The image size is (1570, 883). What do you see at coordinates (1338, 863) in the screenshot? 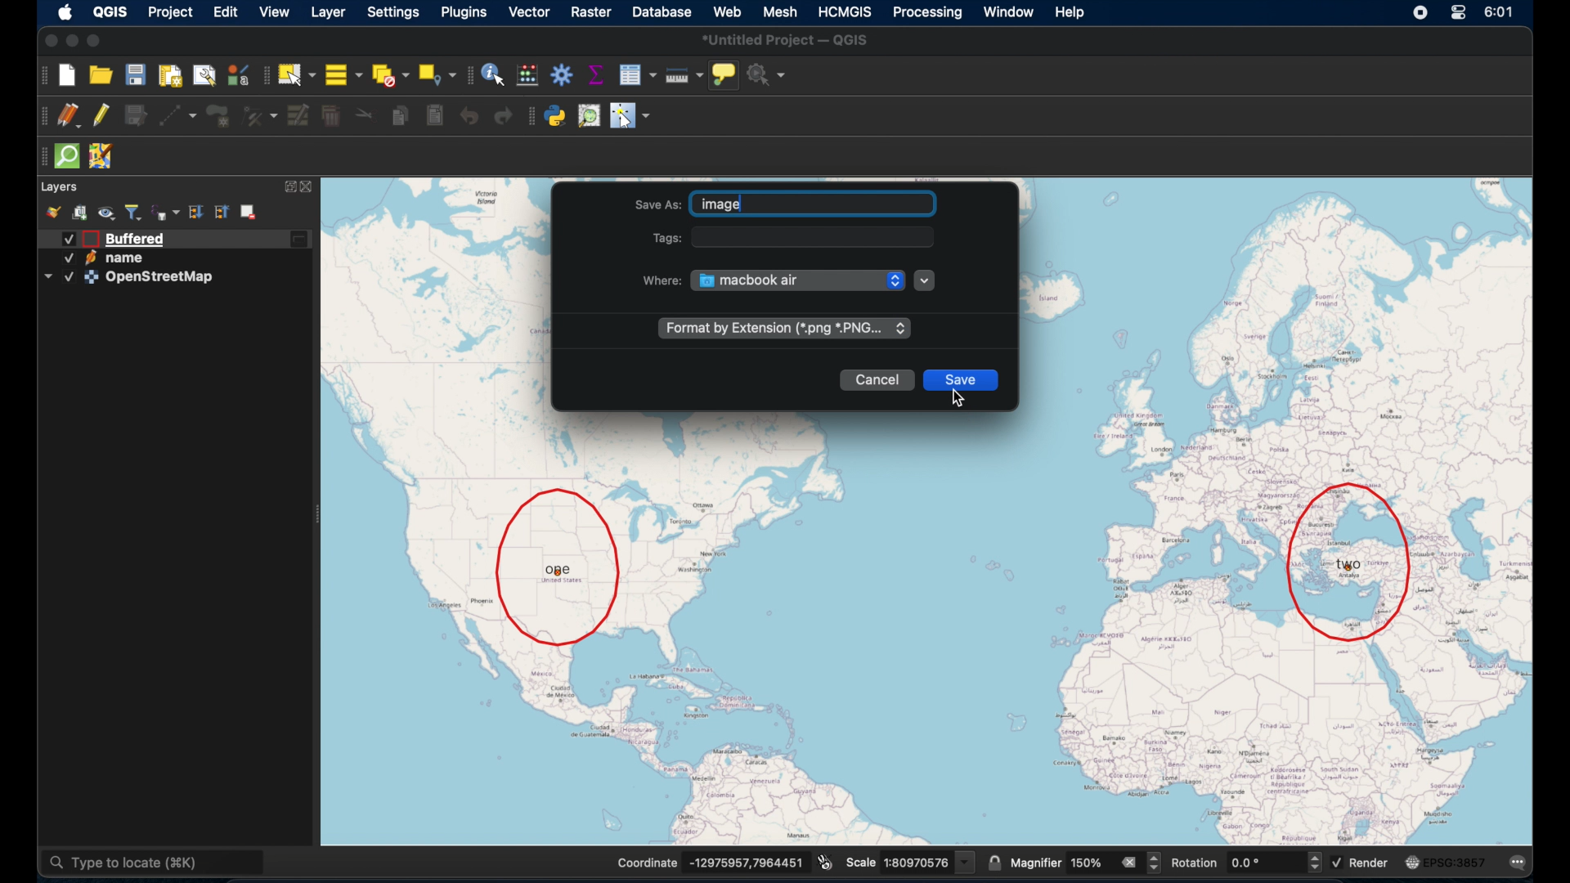
I see `Checked checkbox` at bounding box center [1338, 863].